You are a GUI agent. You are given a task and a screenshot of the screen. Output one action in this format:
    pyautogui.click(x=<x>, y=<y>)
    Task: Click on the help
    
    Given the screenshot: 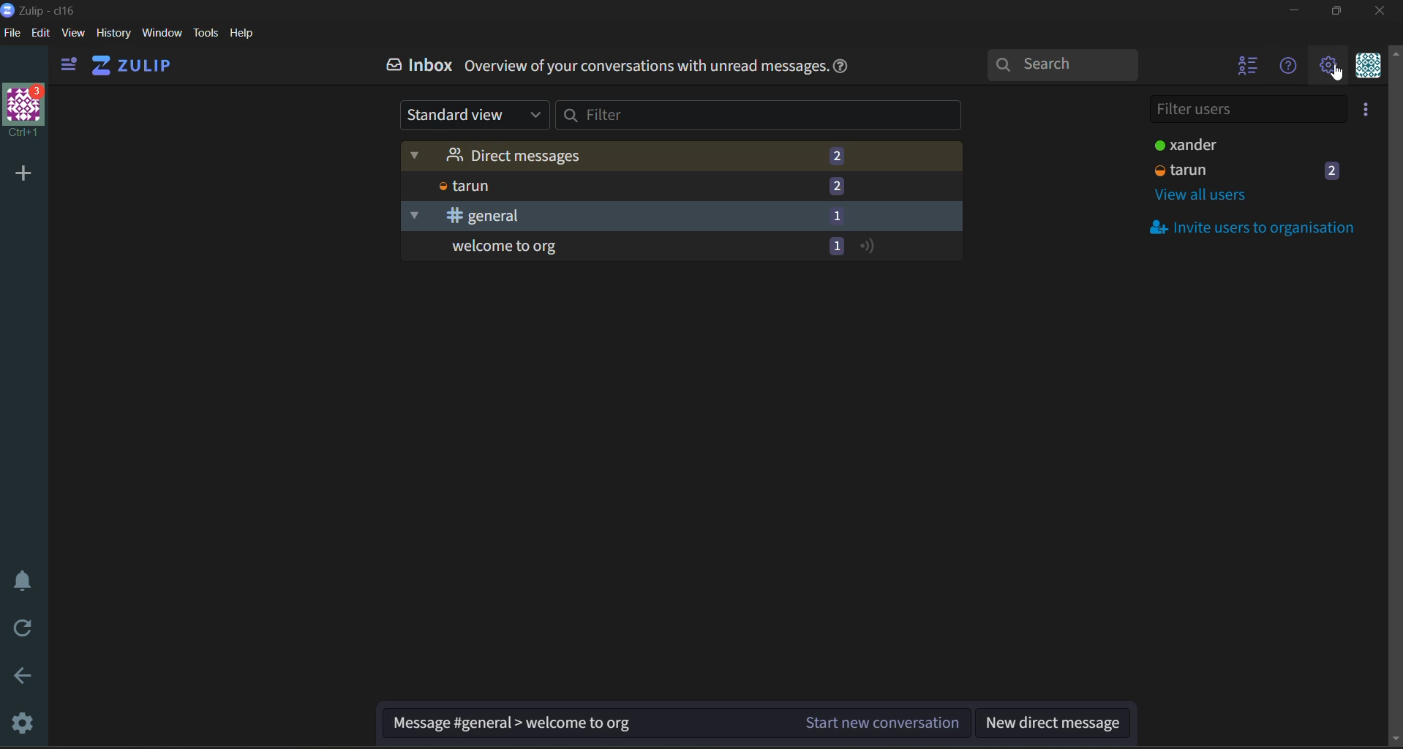 What is the action you would take?
    pyautogui.click(x=842, y=68)
    